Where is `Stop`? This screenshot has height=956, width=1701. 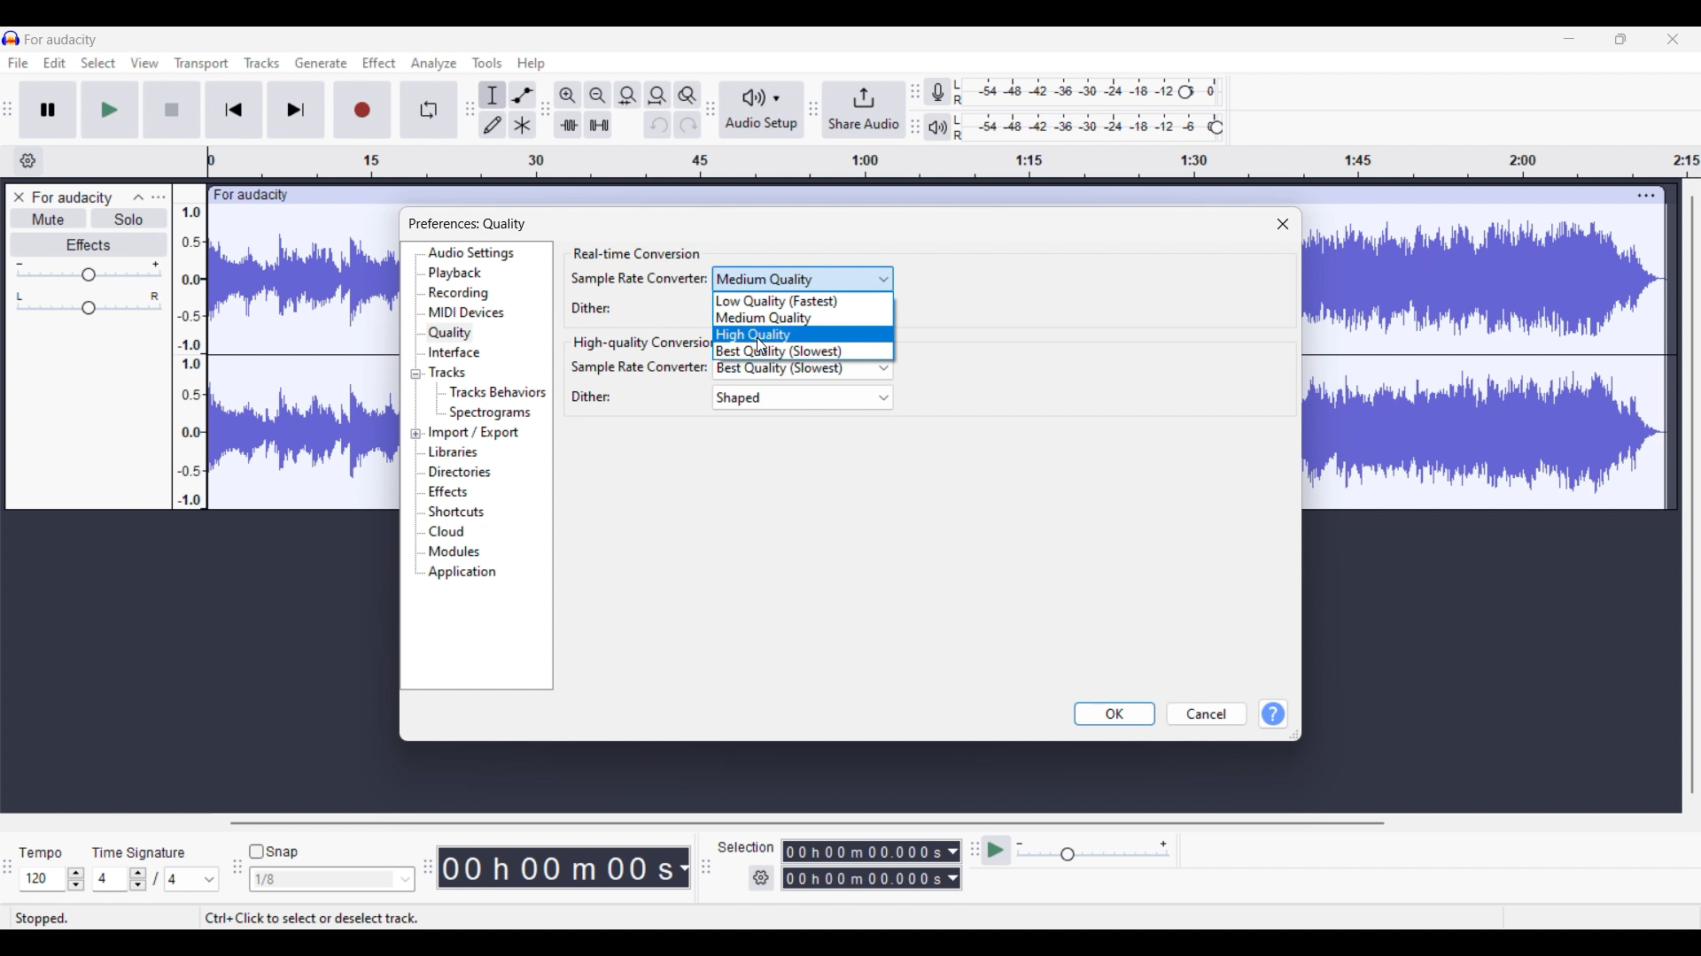 Stop is located at coordinates (171, 110).